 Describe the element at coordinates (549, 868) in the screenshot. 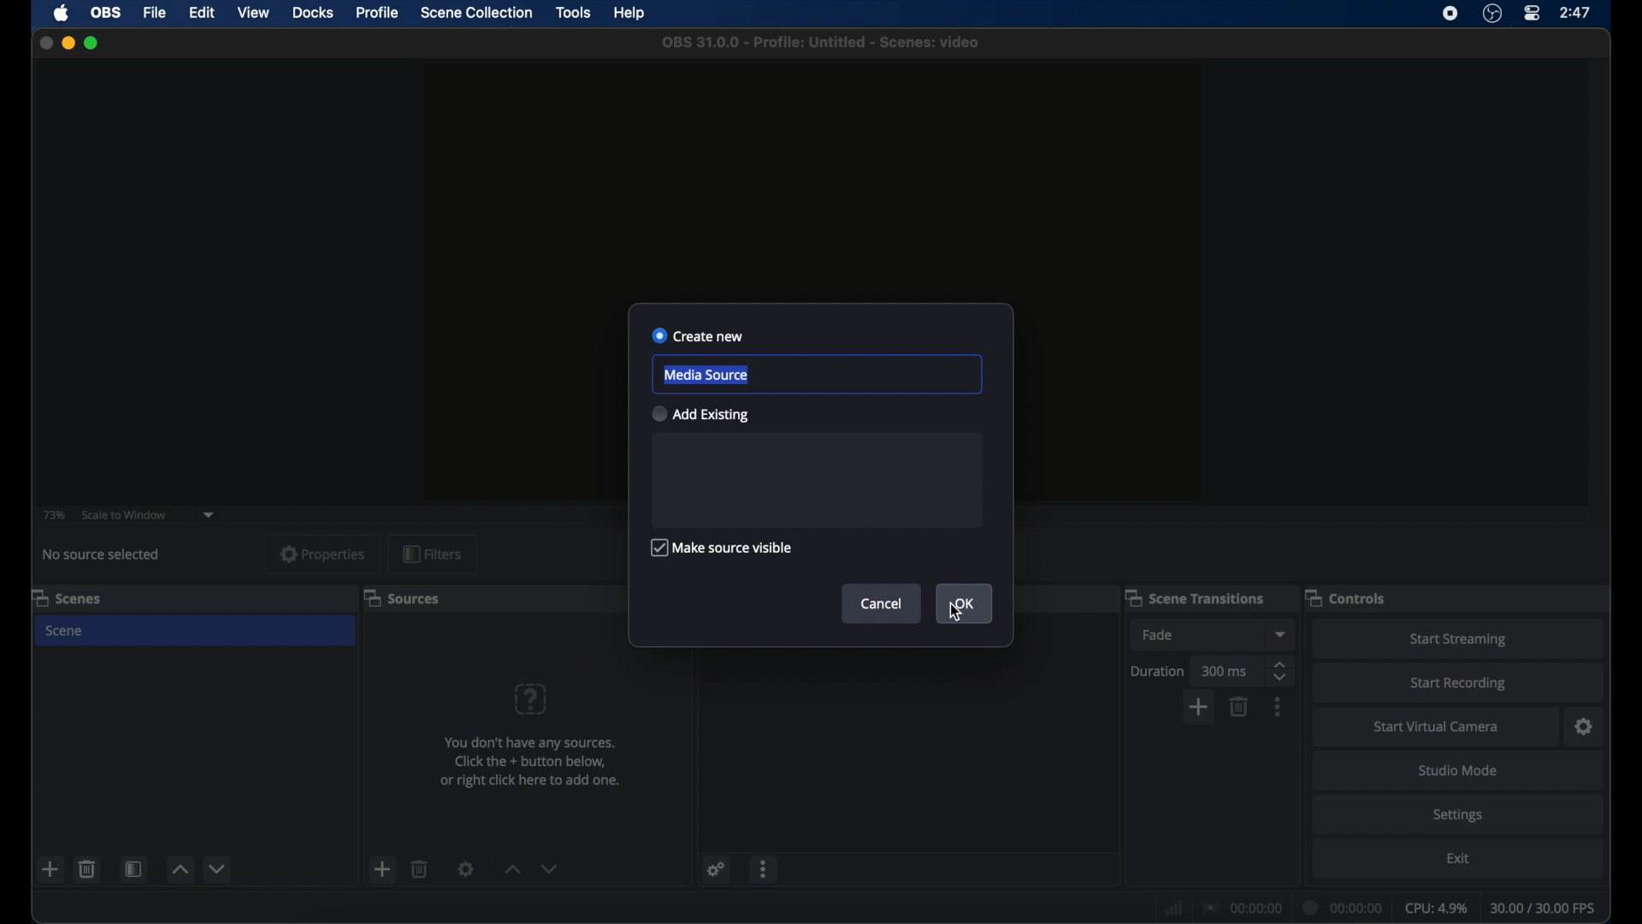

I see `decrement button` at that location.